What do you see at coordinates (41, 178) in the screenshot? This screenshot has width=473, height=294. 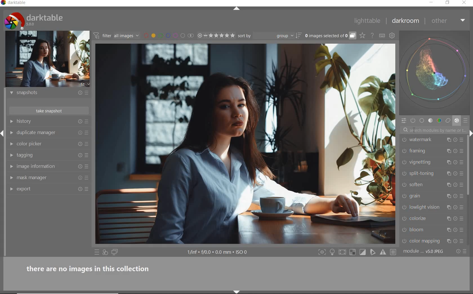 I see `mask manager` at bounding box center [41, 178].